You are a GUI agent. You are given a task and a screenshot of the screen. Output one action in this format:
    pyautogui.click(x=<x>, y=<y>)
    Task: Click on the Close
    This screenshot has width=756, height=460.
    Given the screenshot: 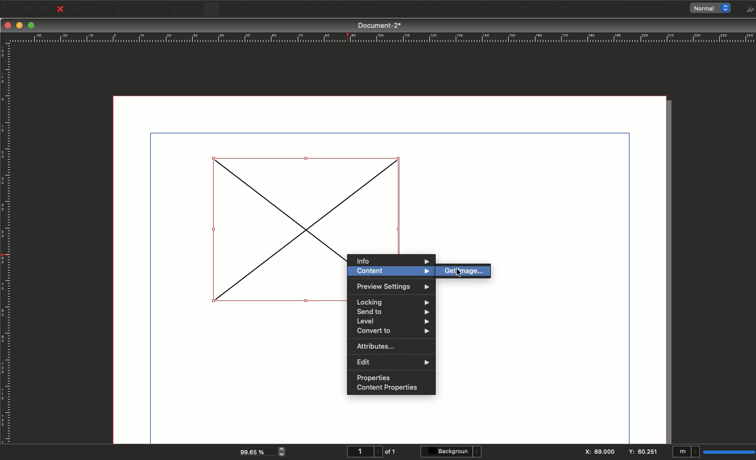 What is the action you would take?
    pyautogui.click(x=60, y=9)
    